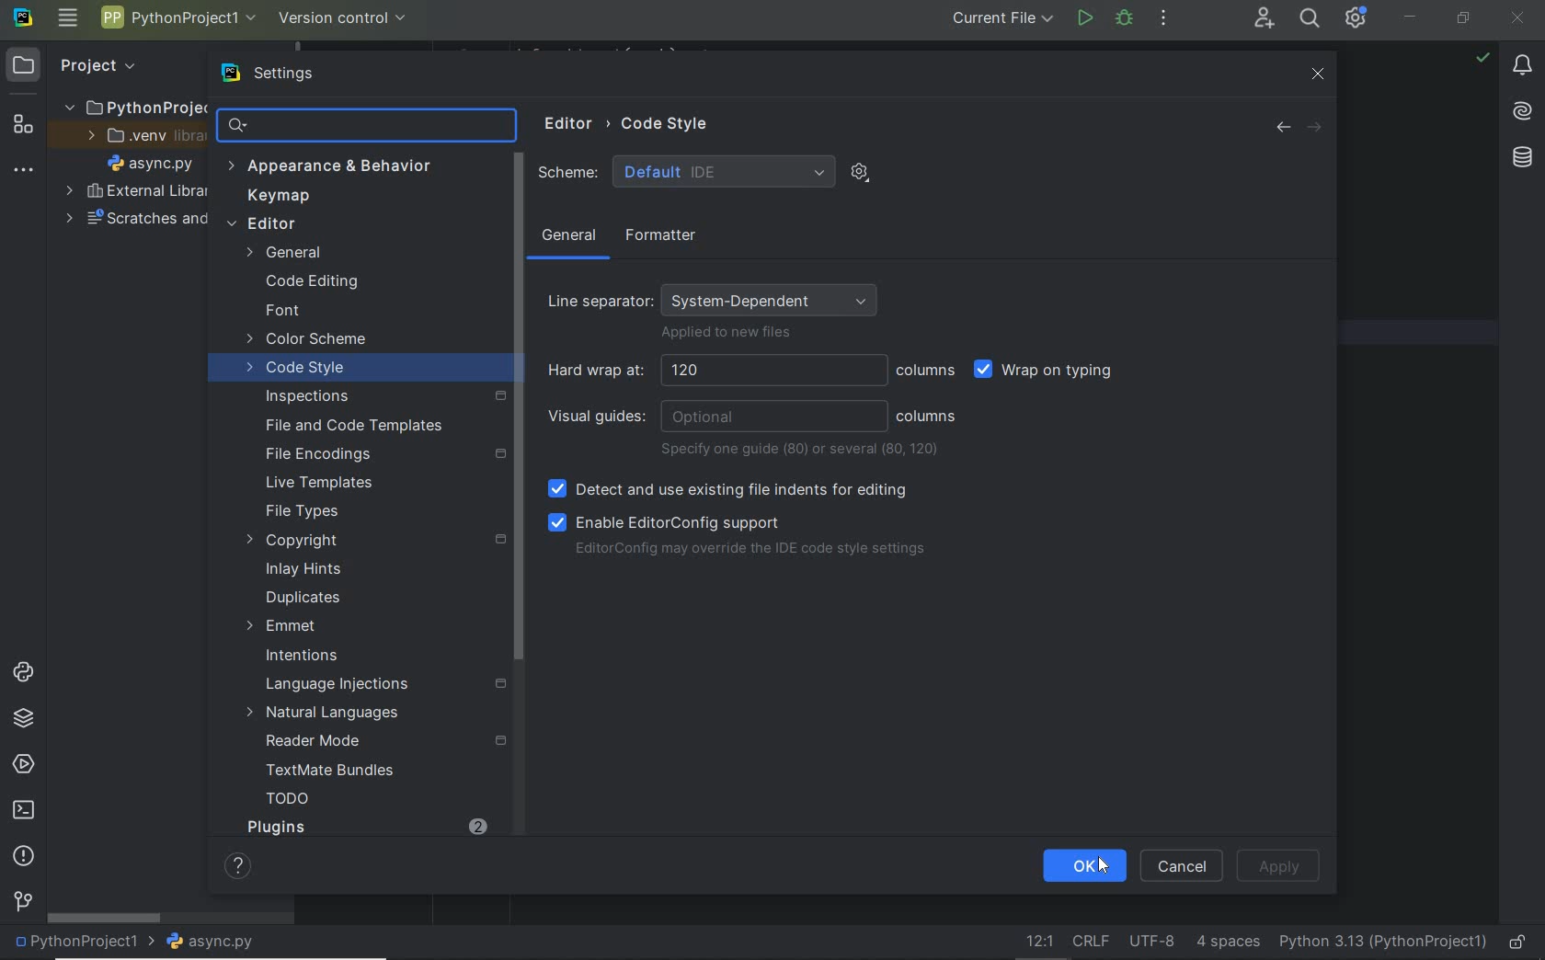 This screenshot has width=1545, height=960. What do you see at coordinates (316, 484) in the screenshot?
I see `Live Templates` at bounding box center [316, 484].